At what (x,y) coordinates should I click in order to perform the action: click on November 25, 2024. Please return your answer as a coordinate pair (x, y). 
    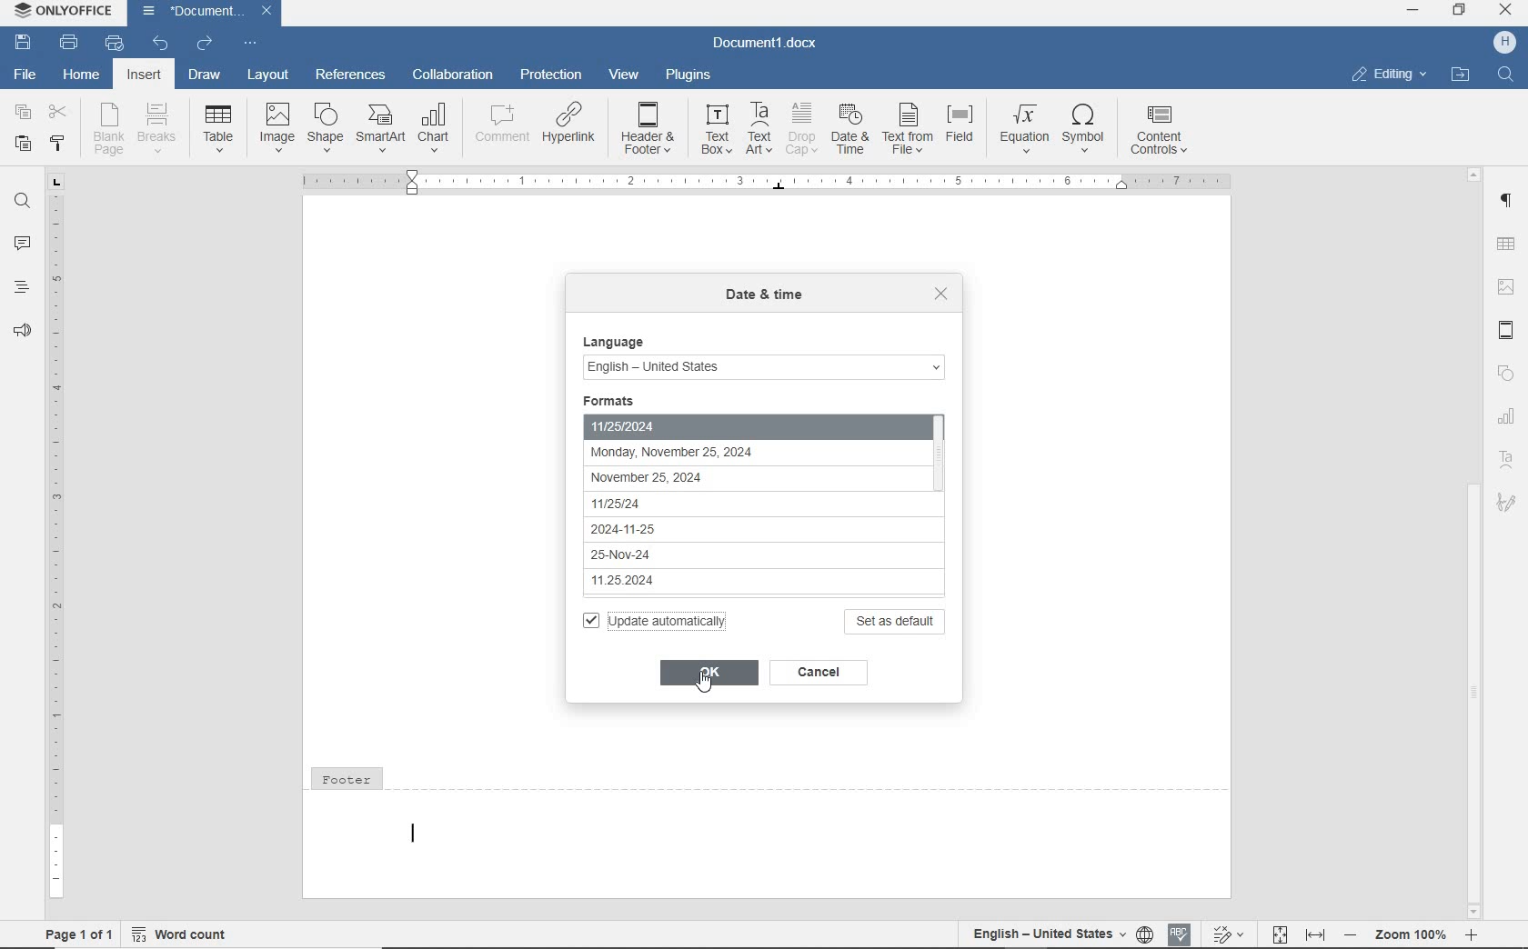
    Looking at the image, I should click on (705, 478).